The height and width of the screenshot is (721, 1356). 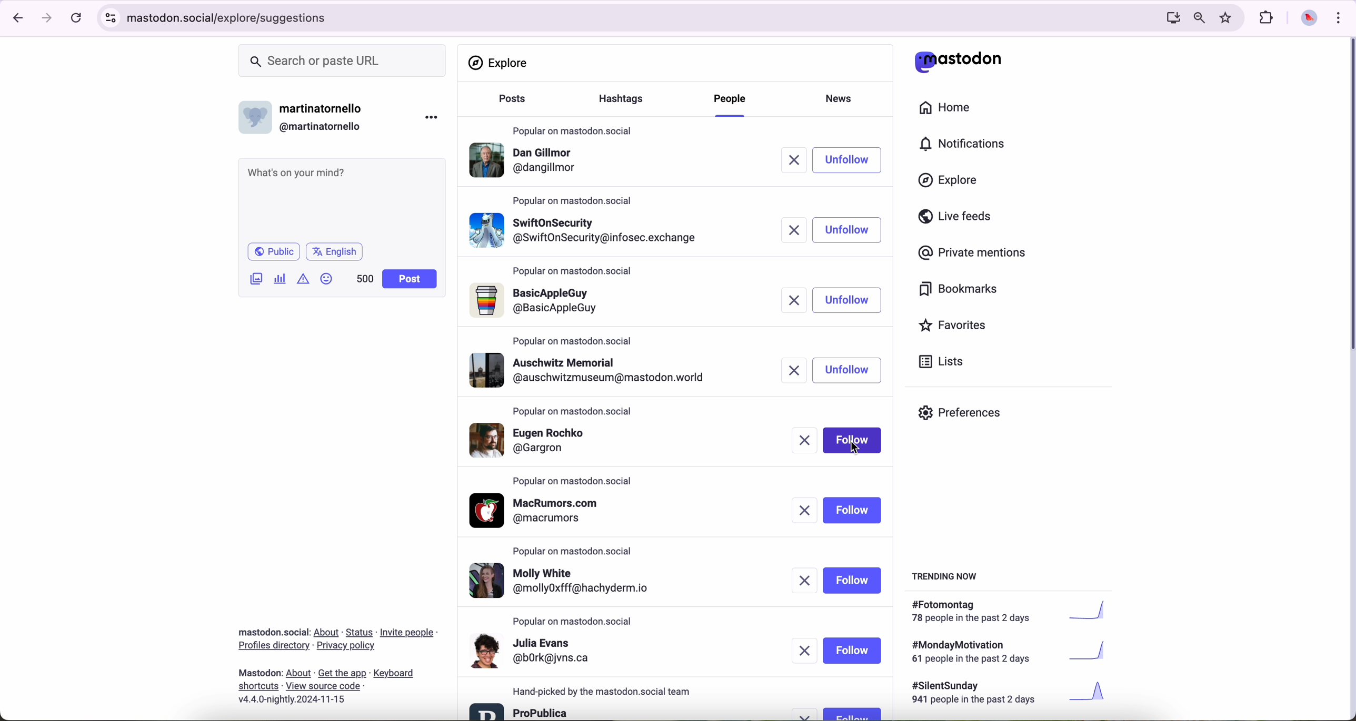 I want to click on profile picture, so click(x=1306, y=19).